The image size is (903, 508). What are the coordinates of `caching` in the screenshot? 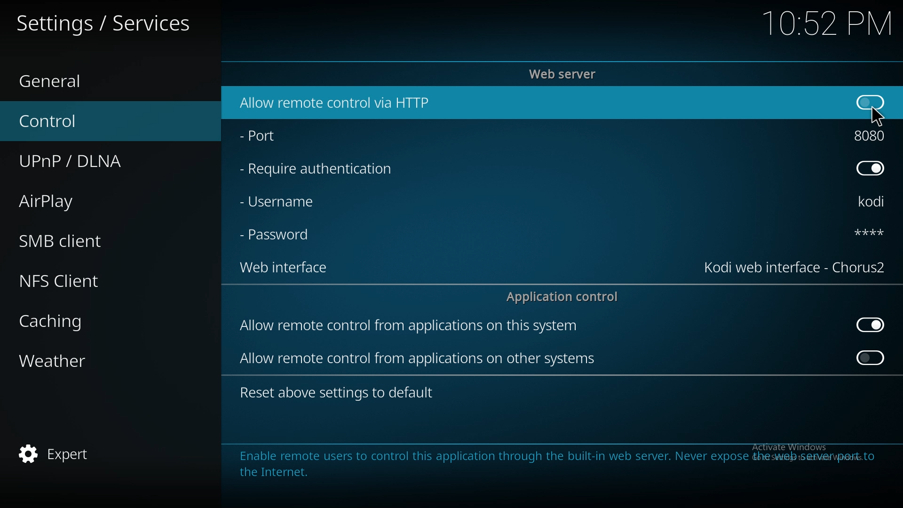 It's located at (96, 319).